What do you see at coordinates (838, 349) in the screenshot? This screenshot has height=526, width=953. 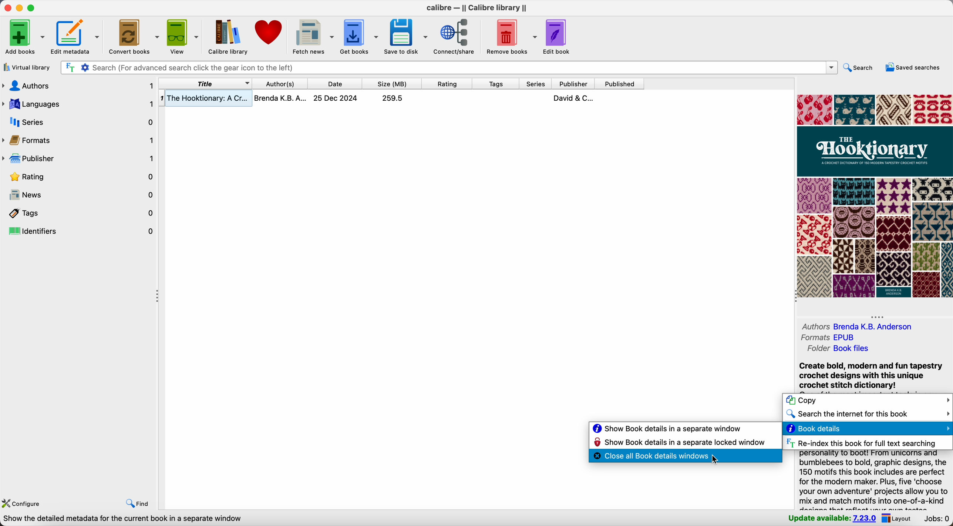 I see `folder` at bounding box center [838, 349].